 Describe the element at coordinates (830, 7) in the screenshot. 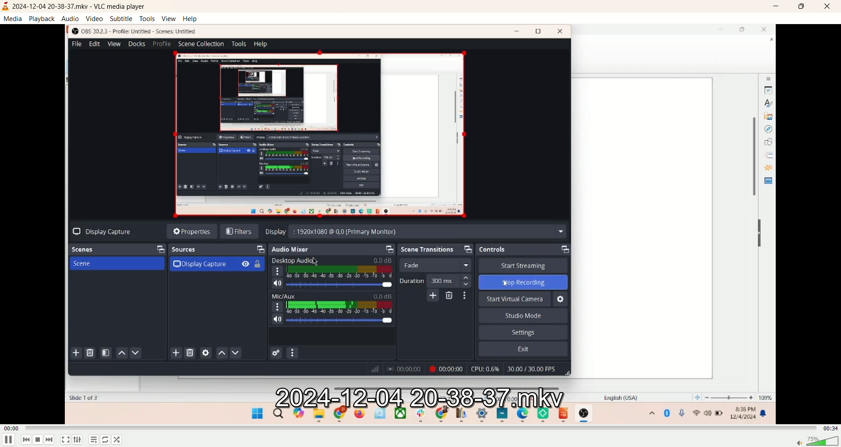

I see `close` at that location.